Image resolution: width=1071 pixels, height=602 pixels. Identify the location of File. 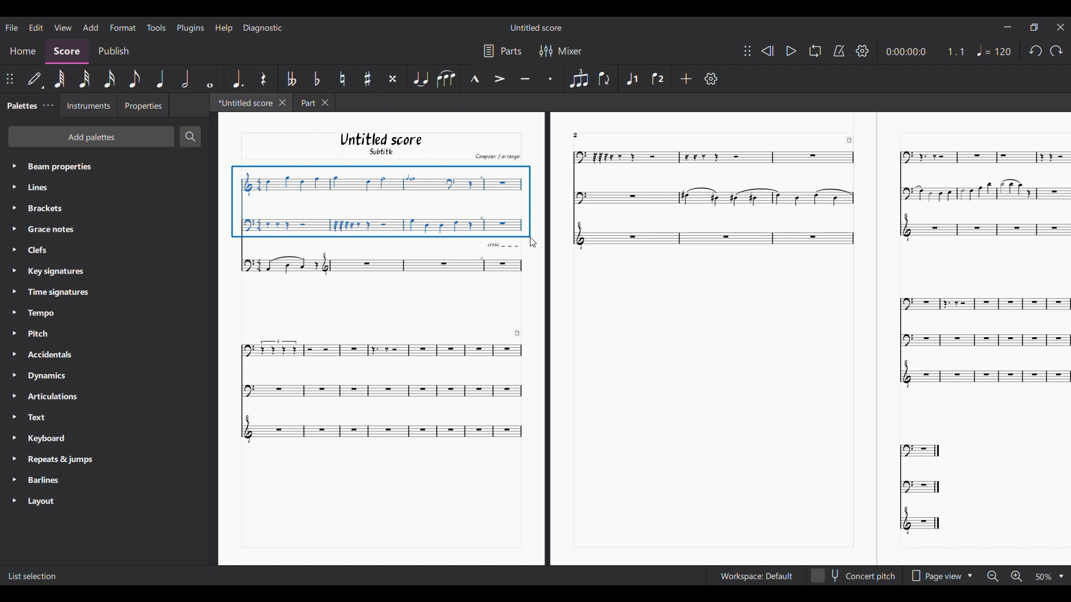
(12, 27).